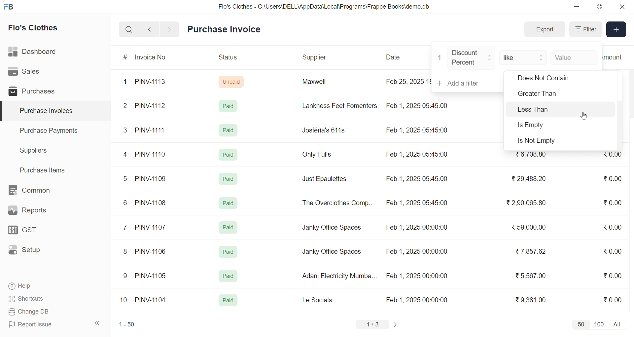 The image size is (634, 337). I want to click on Janky Office Spaces, so click(332, 252).